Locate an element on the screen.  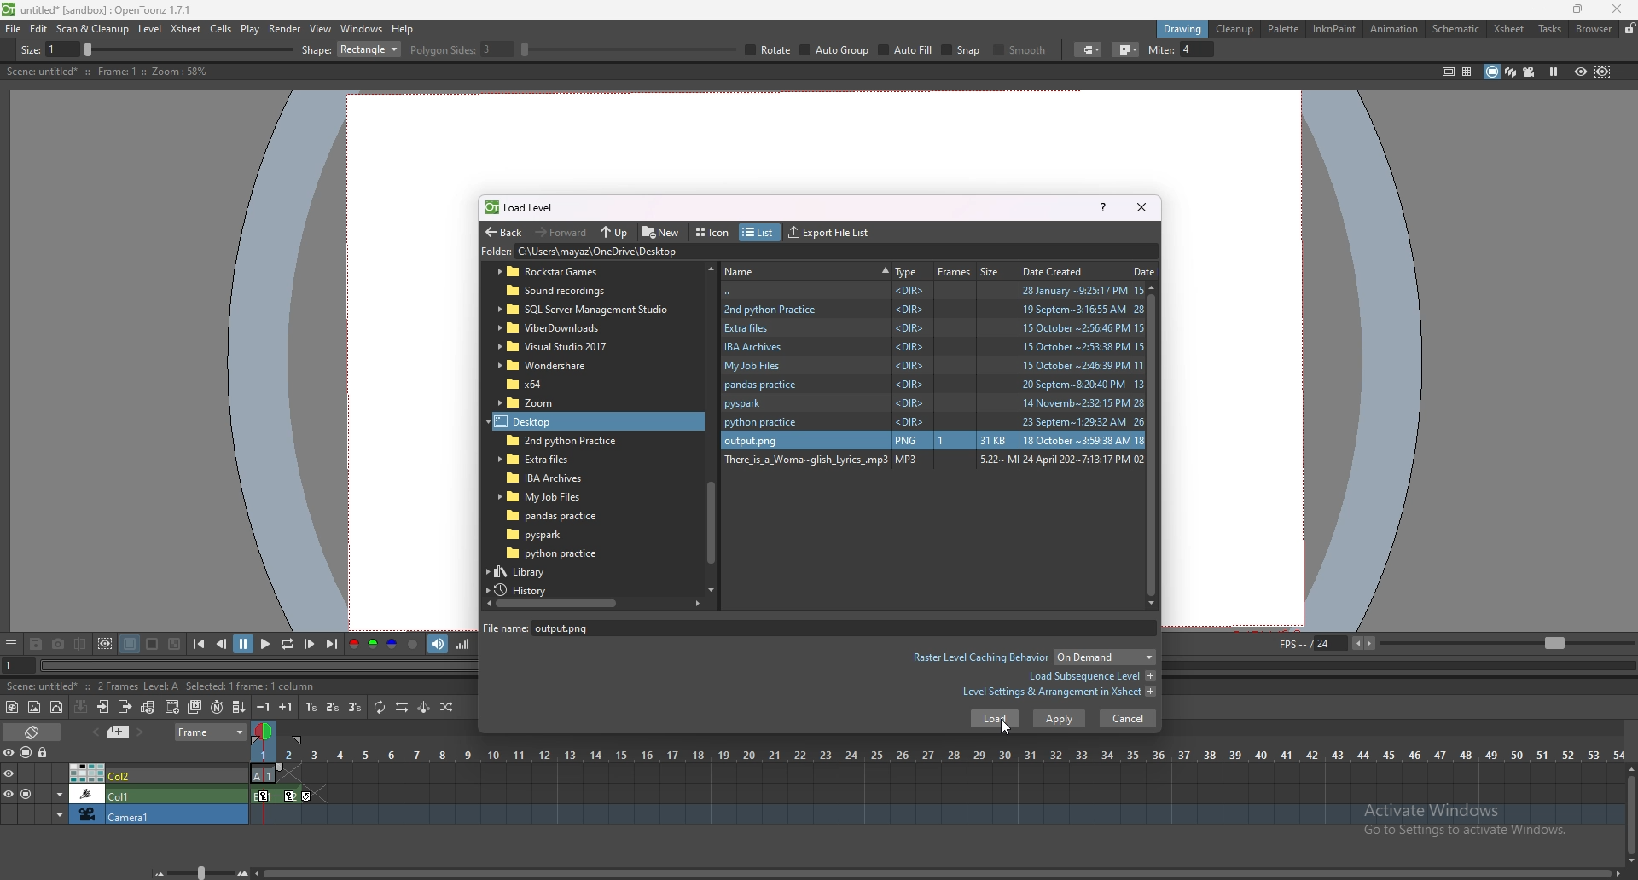
folder is located at coordinates (549, 459).